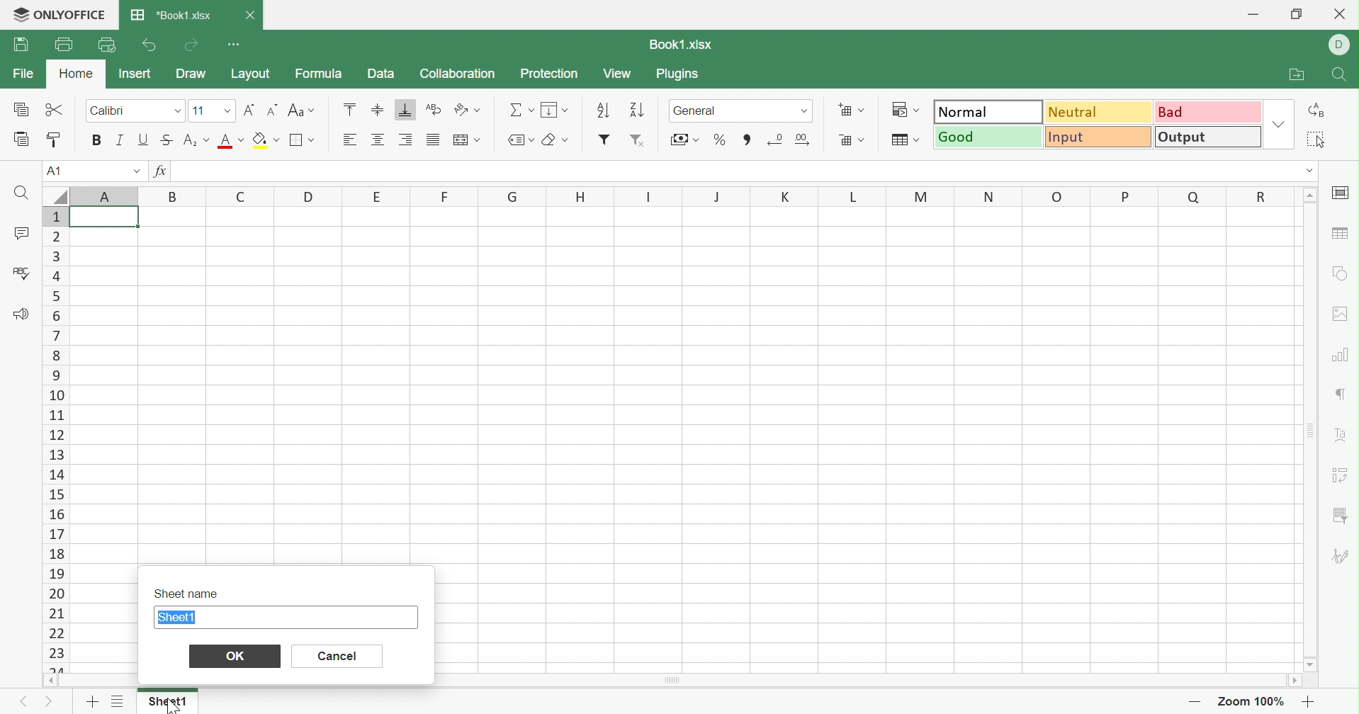  Describe the element at coordinates (1340, 272) in the screenshot. I see `Shape settings` at that location.